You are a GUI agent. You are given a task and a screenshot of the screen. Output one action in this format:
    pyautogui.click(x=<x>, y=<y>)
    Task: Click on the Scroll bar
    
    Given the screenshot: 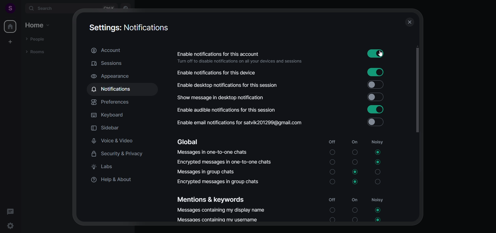 What is the action you would take?
    pyautogui.click(x=418, y=130)
    